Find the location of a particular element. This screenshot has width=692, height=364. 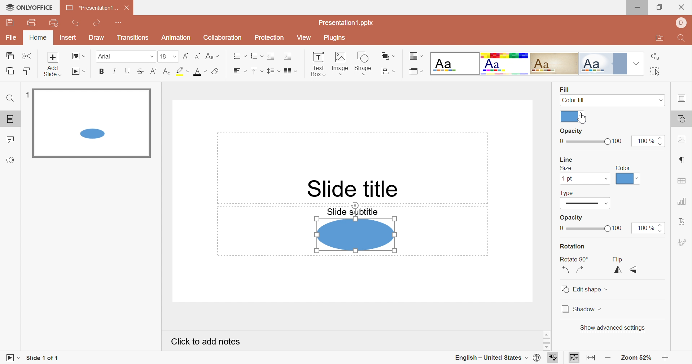

Slide 1 of 1 is located at coordinates (42, 357).